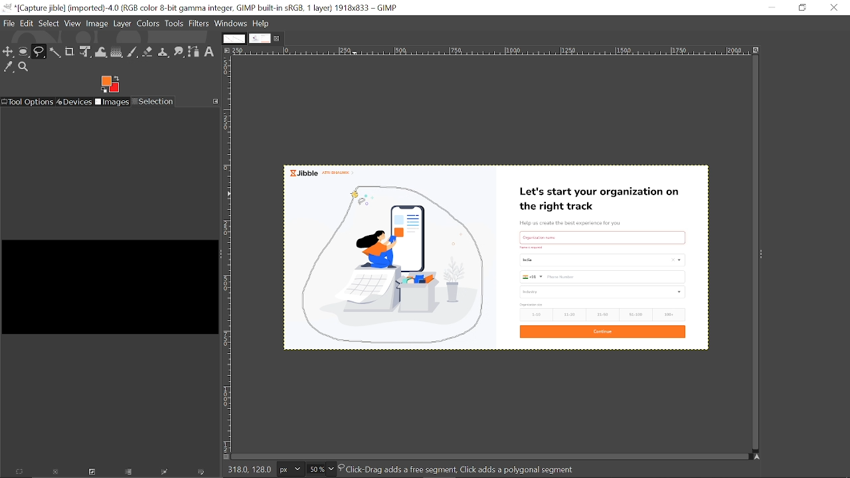 This screenshot has width=850, height=478. Describe the element at coordinates (215, 102) in the screenshot. I see `Configure this tab` at that location.